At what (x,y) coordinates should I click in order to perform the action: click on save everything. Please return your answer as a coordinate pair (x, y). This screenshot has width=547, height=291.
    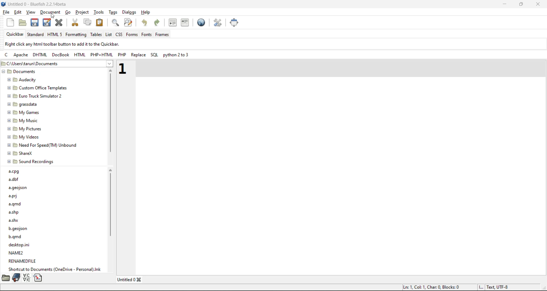
    Looking at the image, I should click on (47, 22).